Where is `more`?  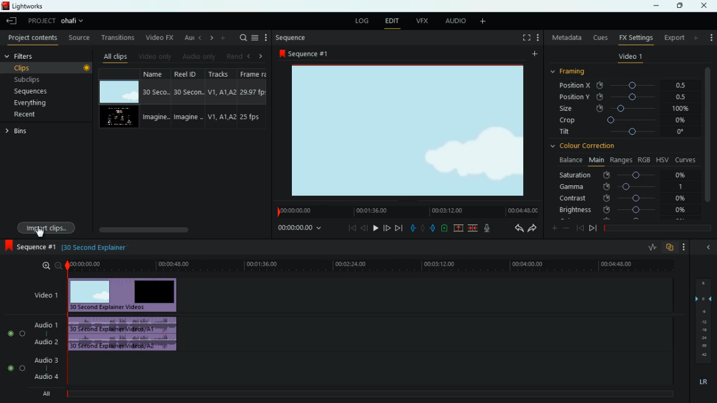
more is located at coordinates (485, 22).